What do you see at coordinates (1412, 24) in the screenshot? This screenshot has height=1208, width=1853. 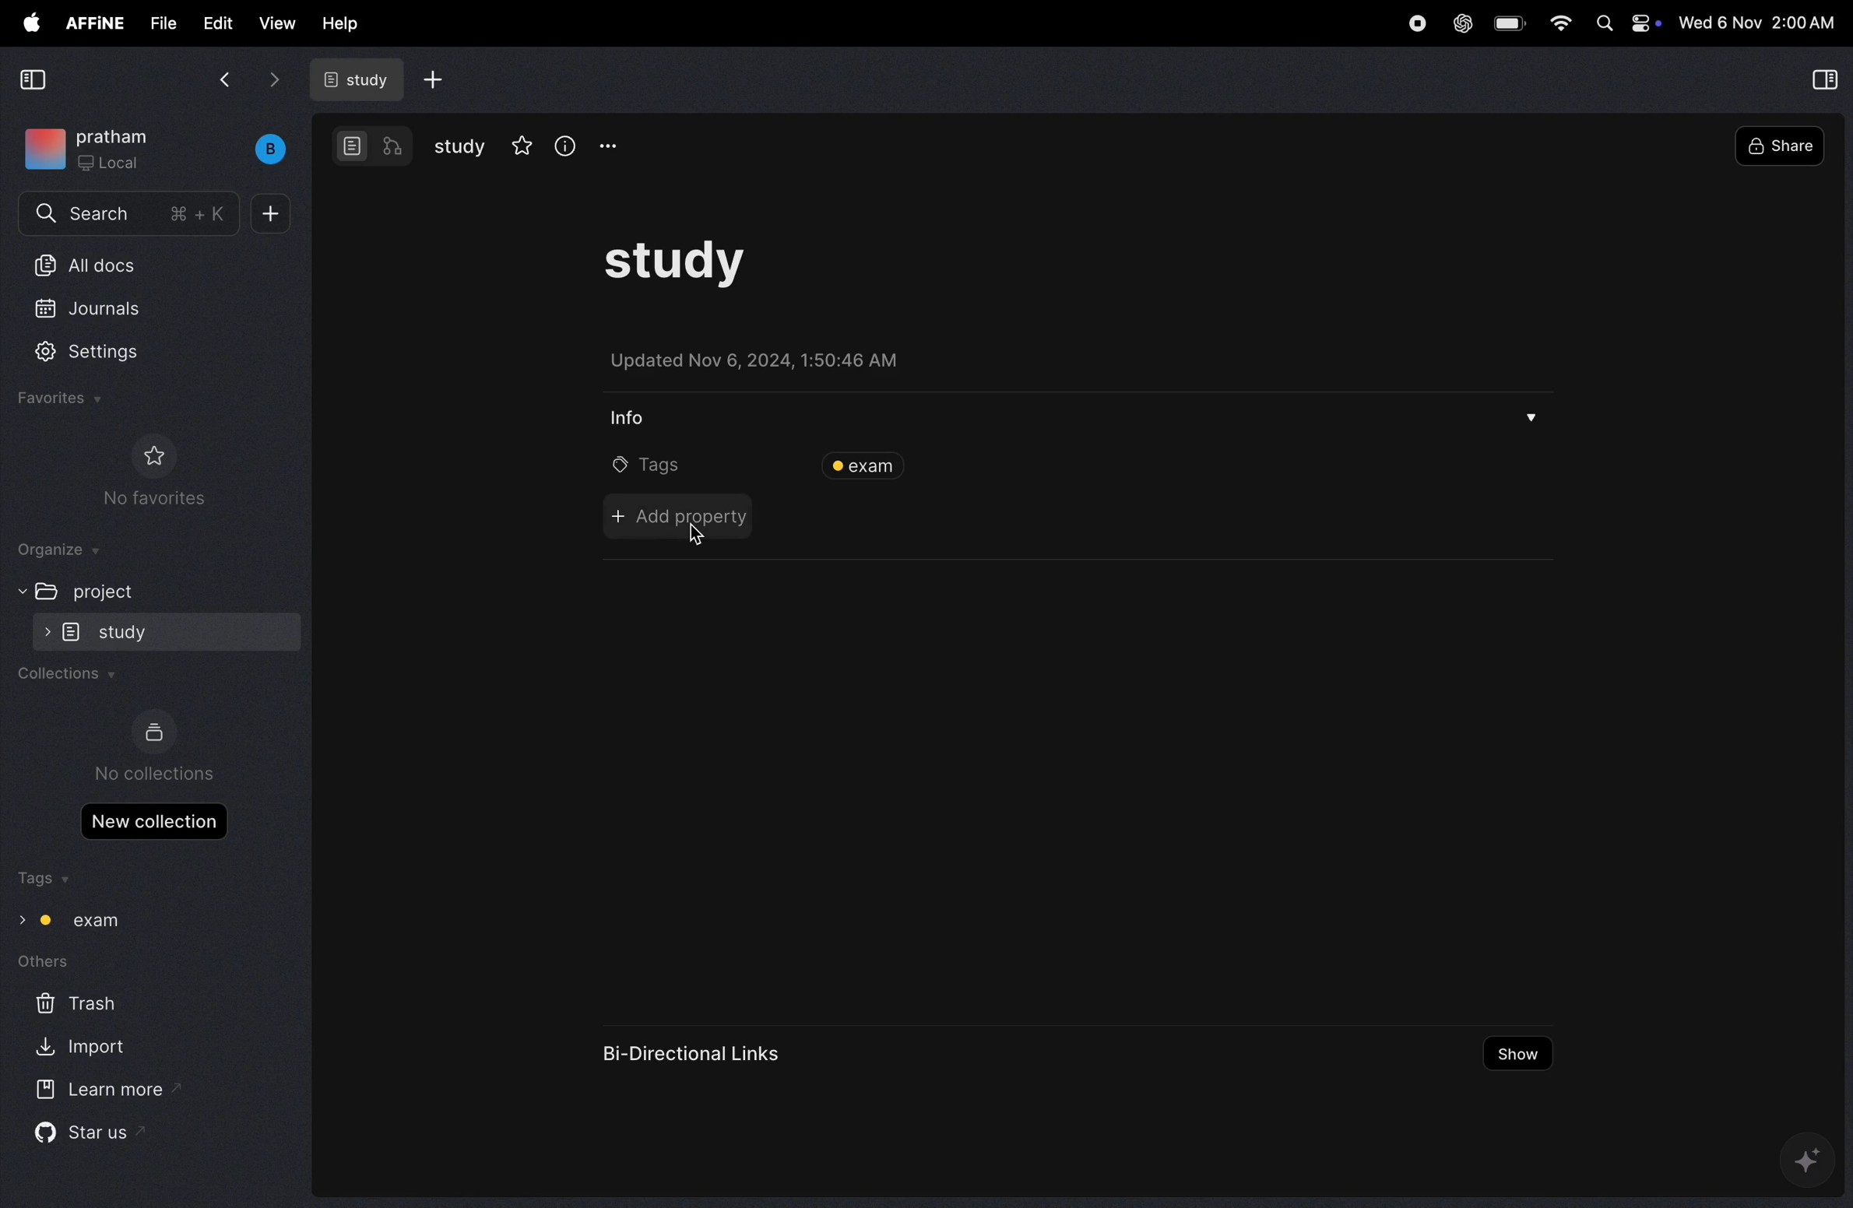 I see `record` at bounding box center [1412, 24].